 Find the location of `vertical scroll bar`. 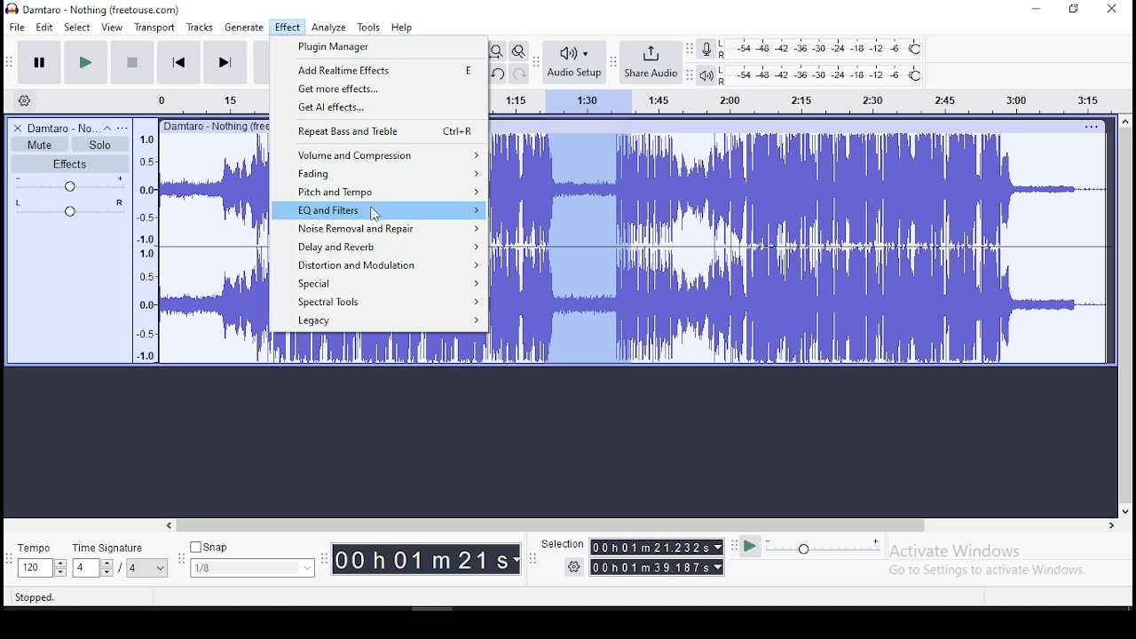

vertical scroll bar is located at coordinates (1128, 313).